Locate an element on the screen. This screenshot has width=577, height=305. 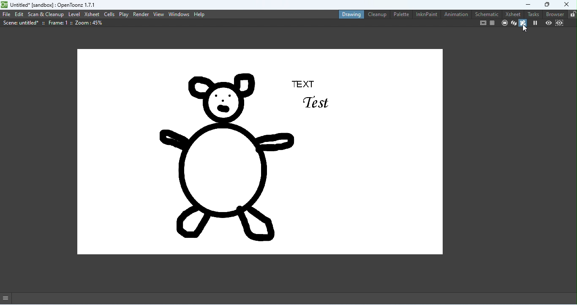
camera view is located at coordinates (523, 24).